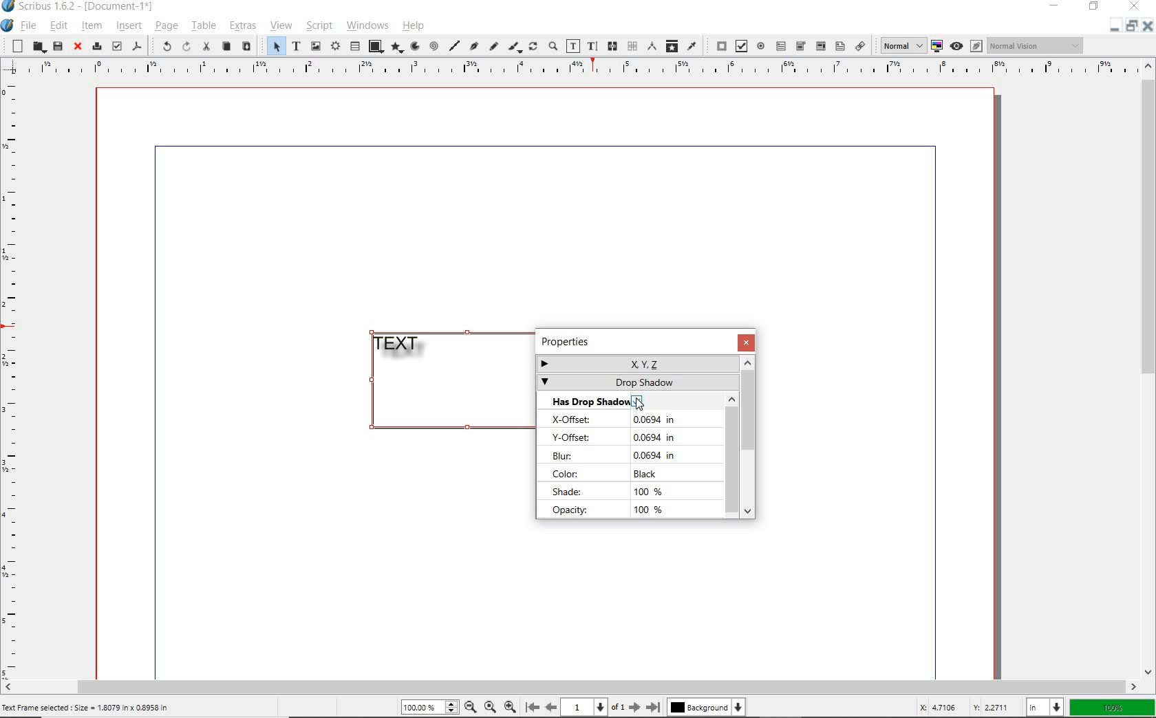 The width and height of the screenshot is (1156, 718). What do you see at coordinates (800, 47) in the screenshot?
I see `pdf combo box` at bounding box center [800, 47].